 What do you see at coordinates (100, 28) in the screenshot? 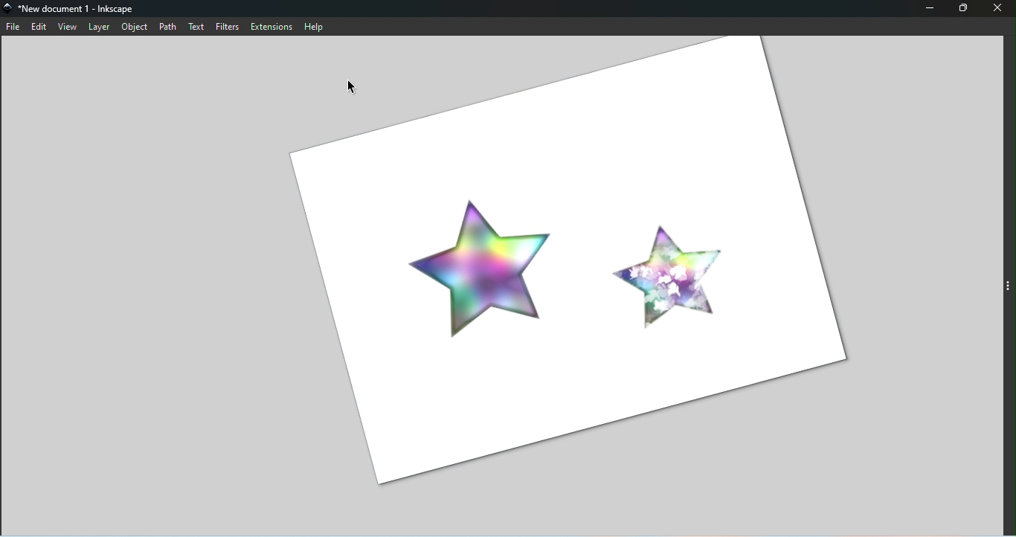
I see `Layer` at bounding box center [100, 28].